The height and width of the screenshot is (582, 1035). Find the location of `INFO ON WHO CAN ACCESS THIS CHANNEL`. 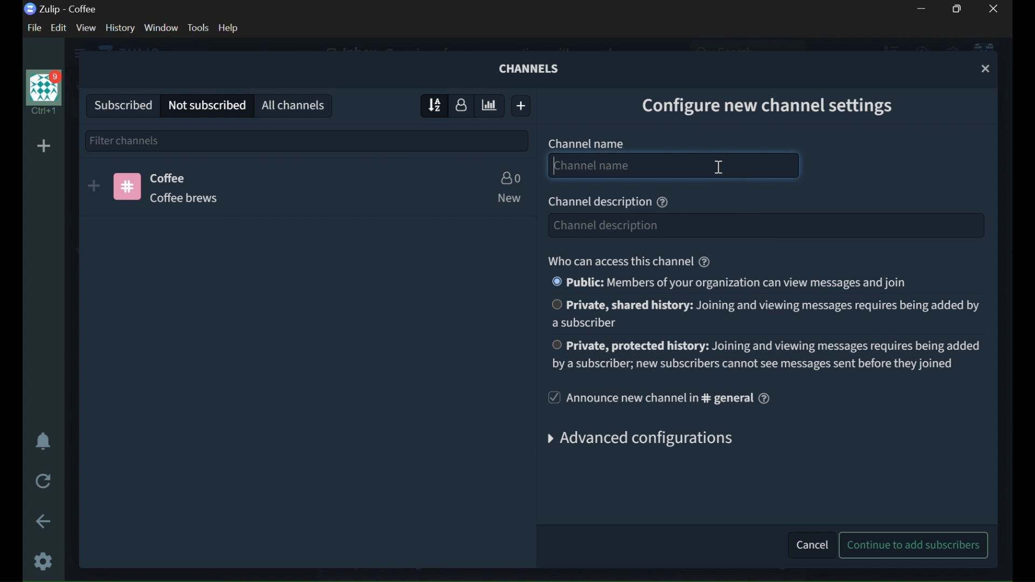

INFO ON WHO CAN ACCESS THIS CHANNEL is located at coordinates (618, 261).